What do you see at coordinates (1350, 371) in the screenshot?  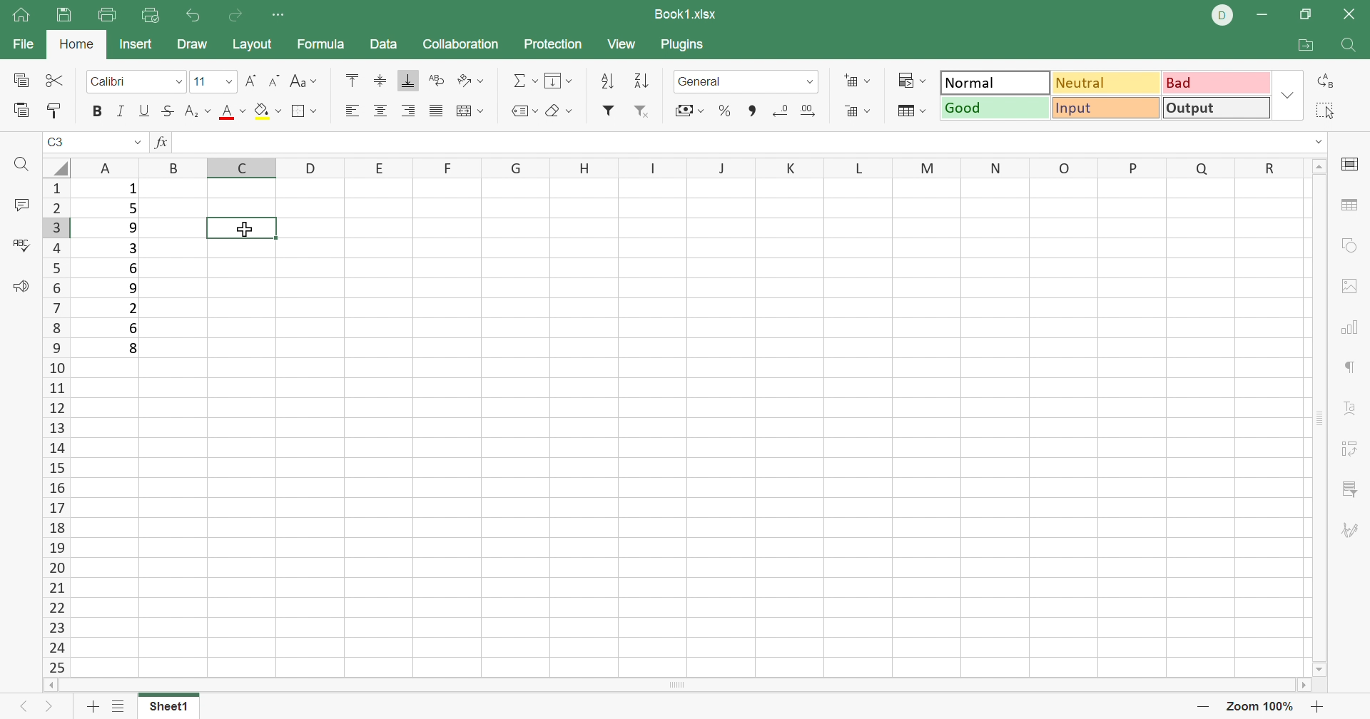 I see `Paragraph settings` at bounding box center [1350, 371].